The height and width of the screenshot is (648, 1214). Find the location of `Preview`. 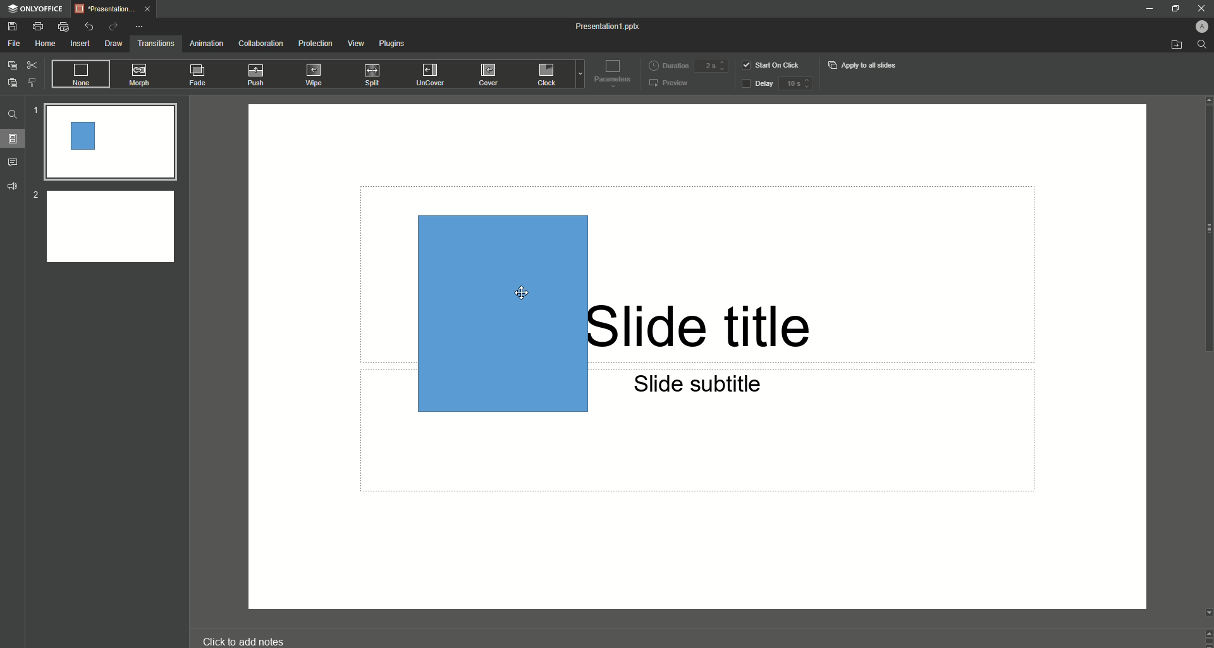

Preview is located at coordinates (668, 85).